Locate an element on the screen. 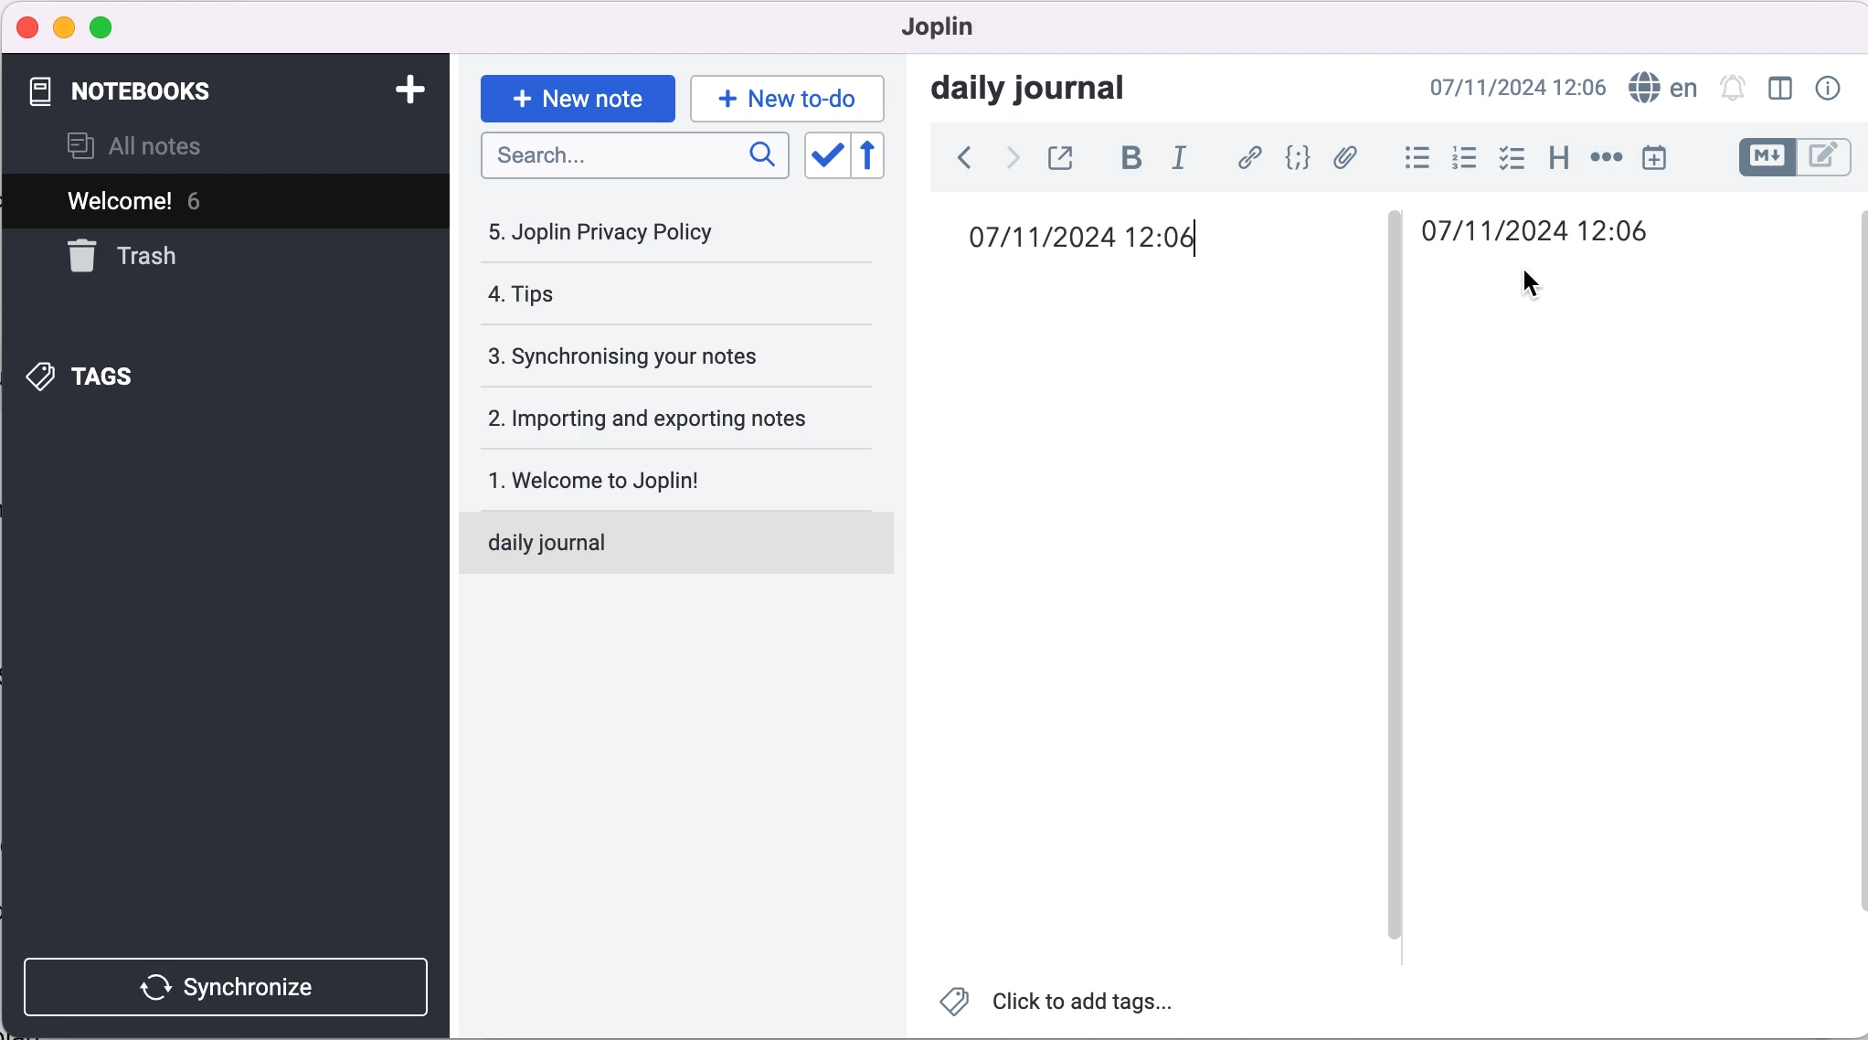 The image size is (1868, 1040). daily journal is located at coordinates (1046, 91).